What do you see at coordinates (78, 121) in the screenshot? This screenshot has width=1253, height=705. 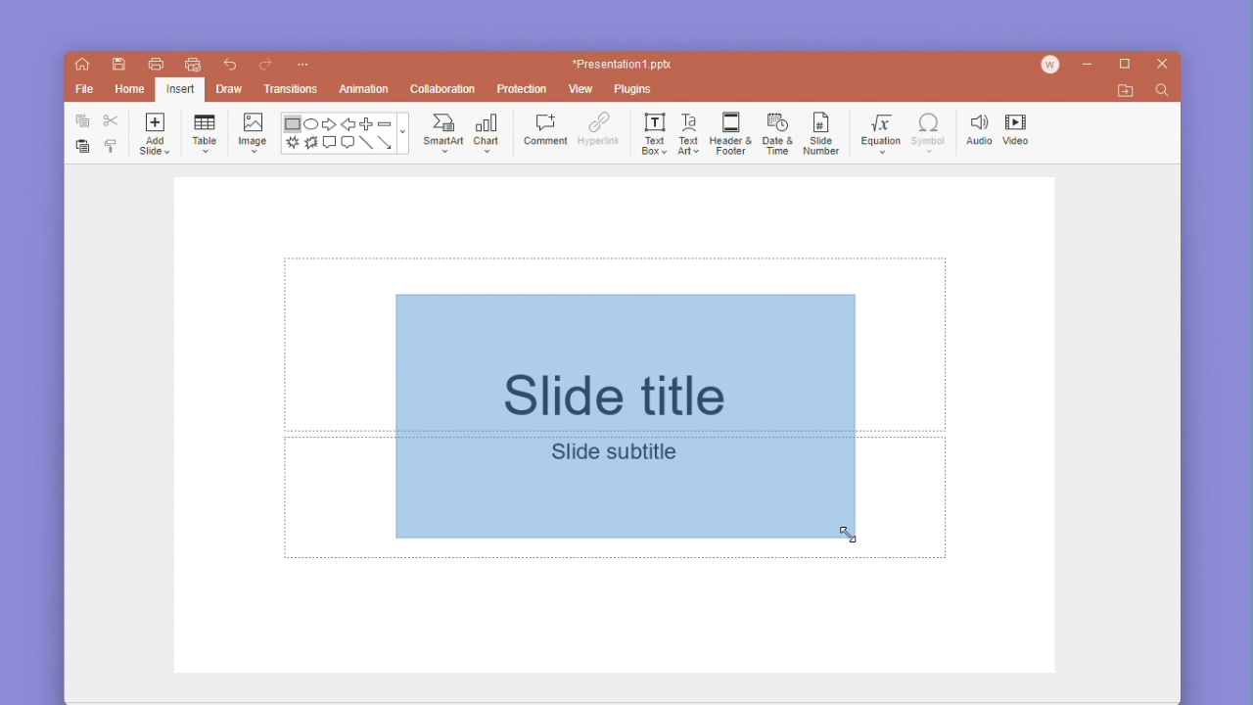 I see `copy` at bounding box center [78, 121].